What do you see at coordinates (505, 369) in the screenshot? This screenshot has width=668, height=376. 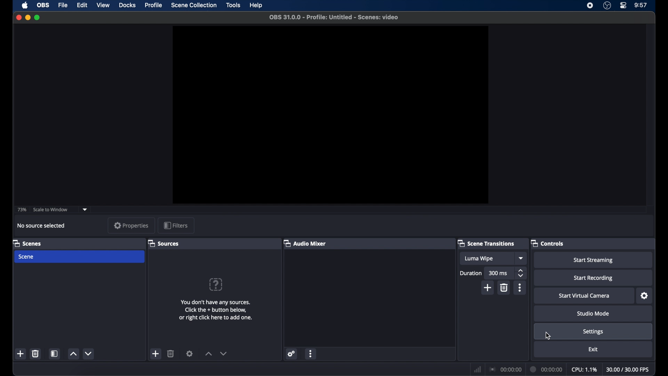 I see `connection` at bounding box center [505, 369].